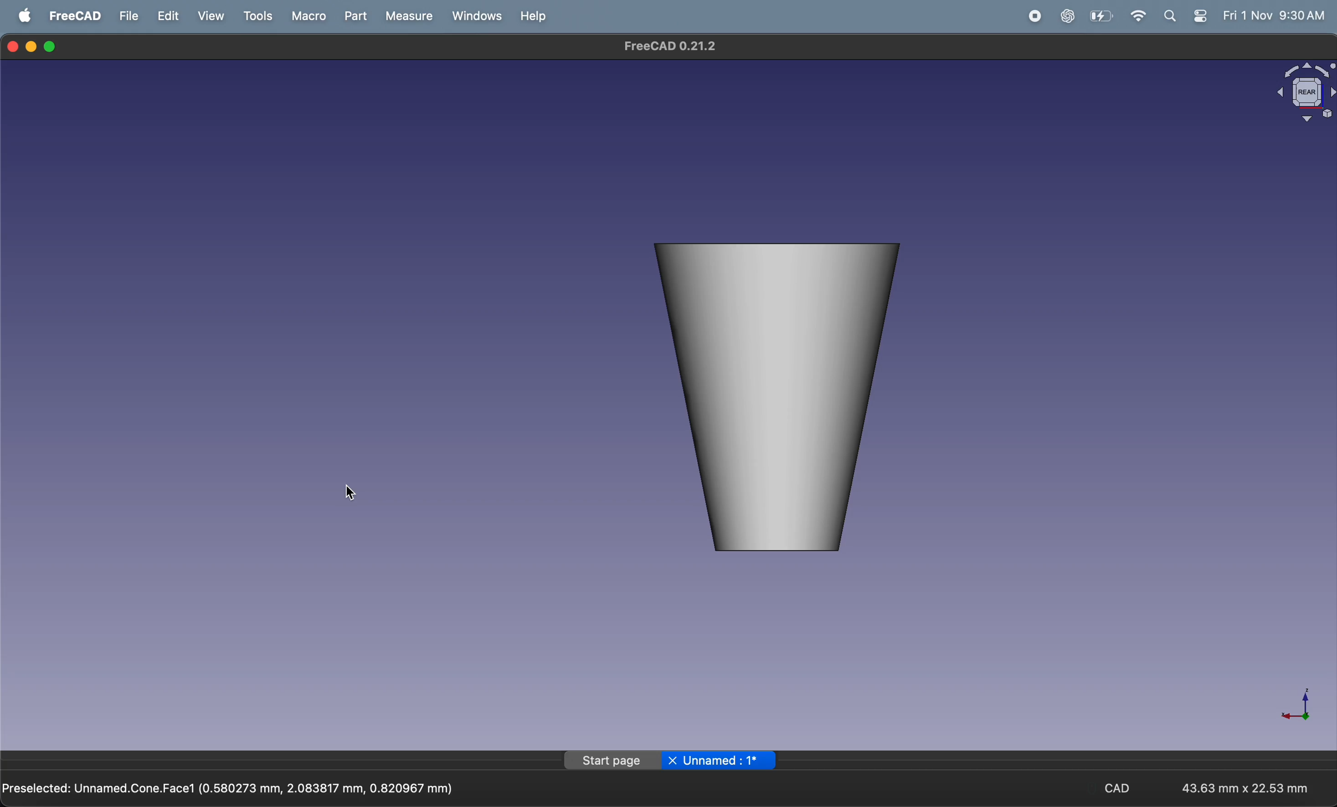 Image resolution: width=1337 pixels, height=807 pixels. Describe the element at coordinates (33, 46) in the screenshot. I see `minimize` at that location.